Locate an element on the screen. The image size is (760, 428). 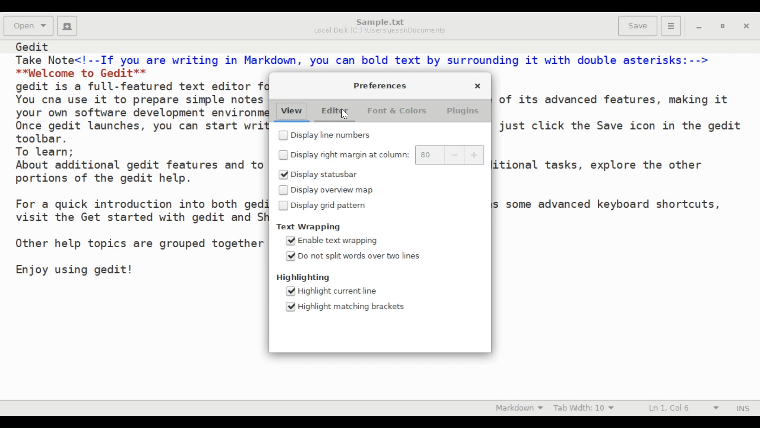
(un)select Highlight matching brackets is located at coordinates (346, 306).